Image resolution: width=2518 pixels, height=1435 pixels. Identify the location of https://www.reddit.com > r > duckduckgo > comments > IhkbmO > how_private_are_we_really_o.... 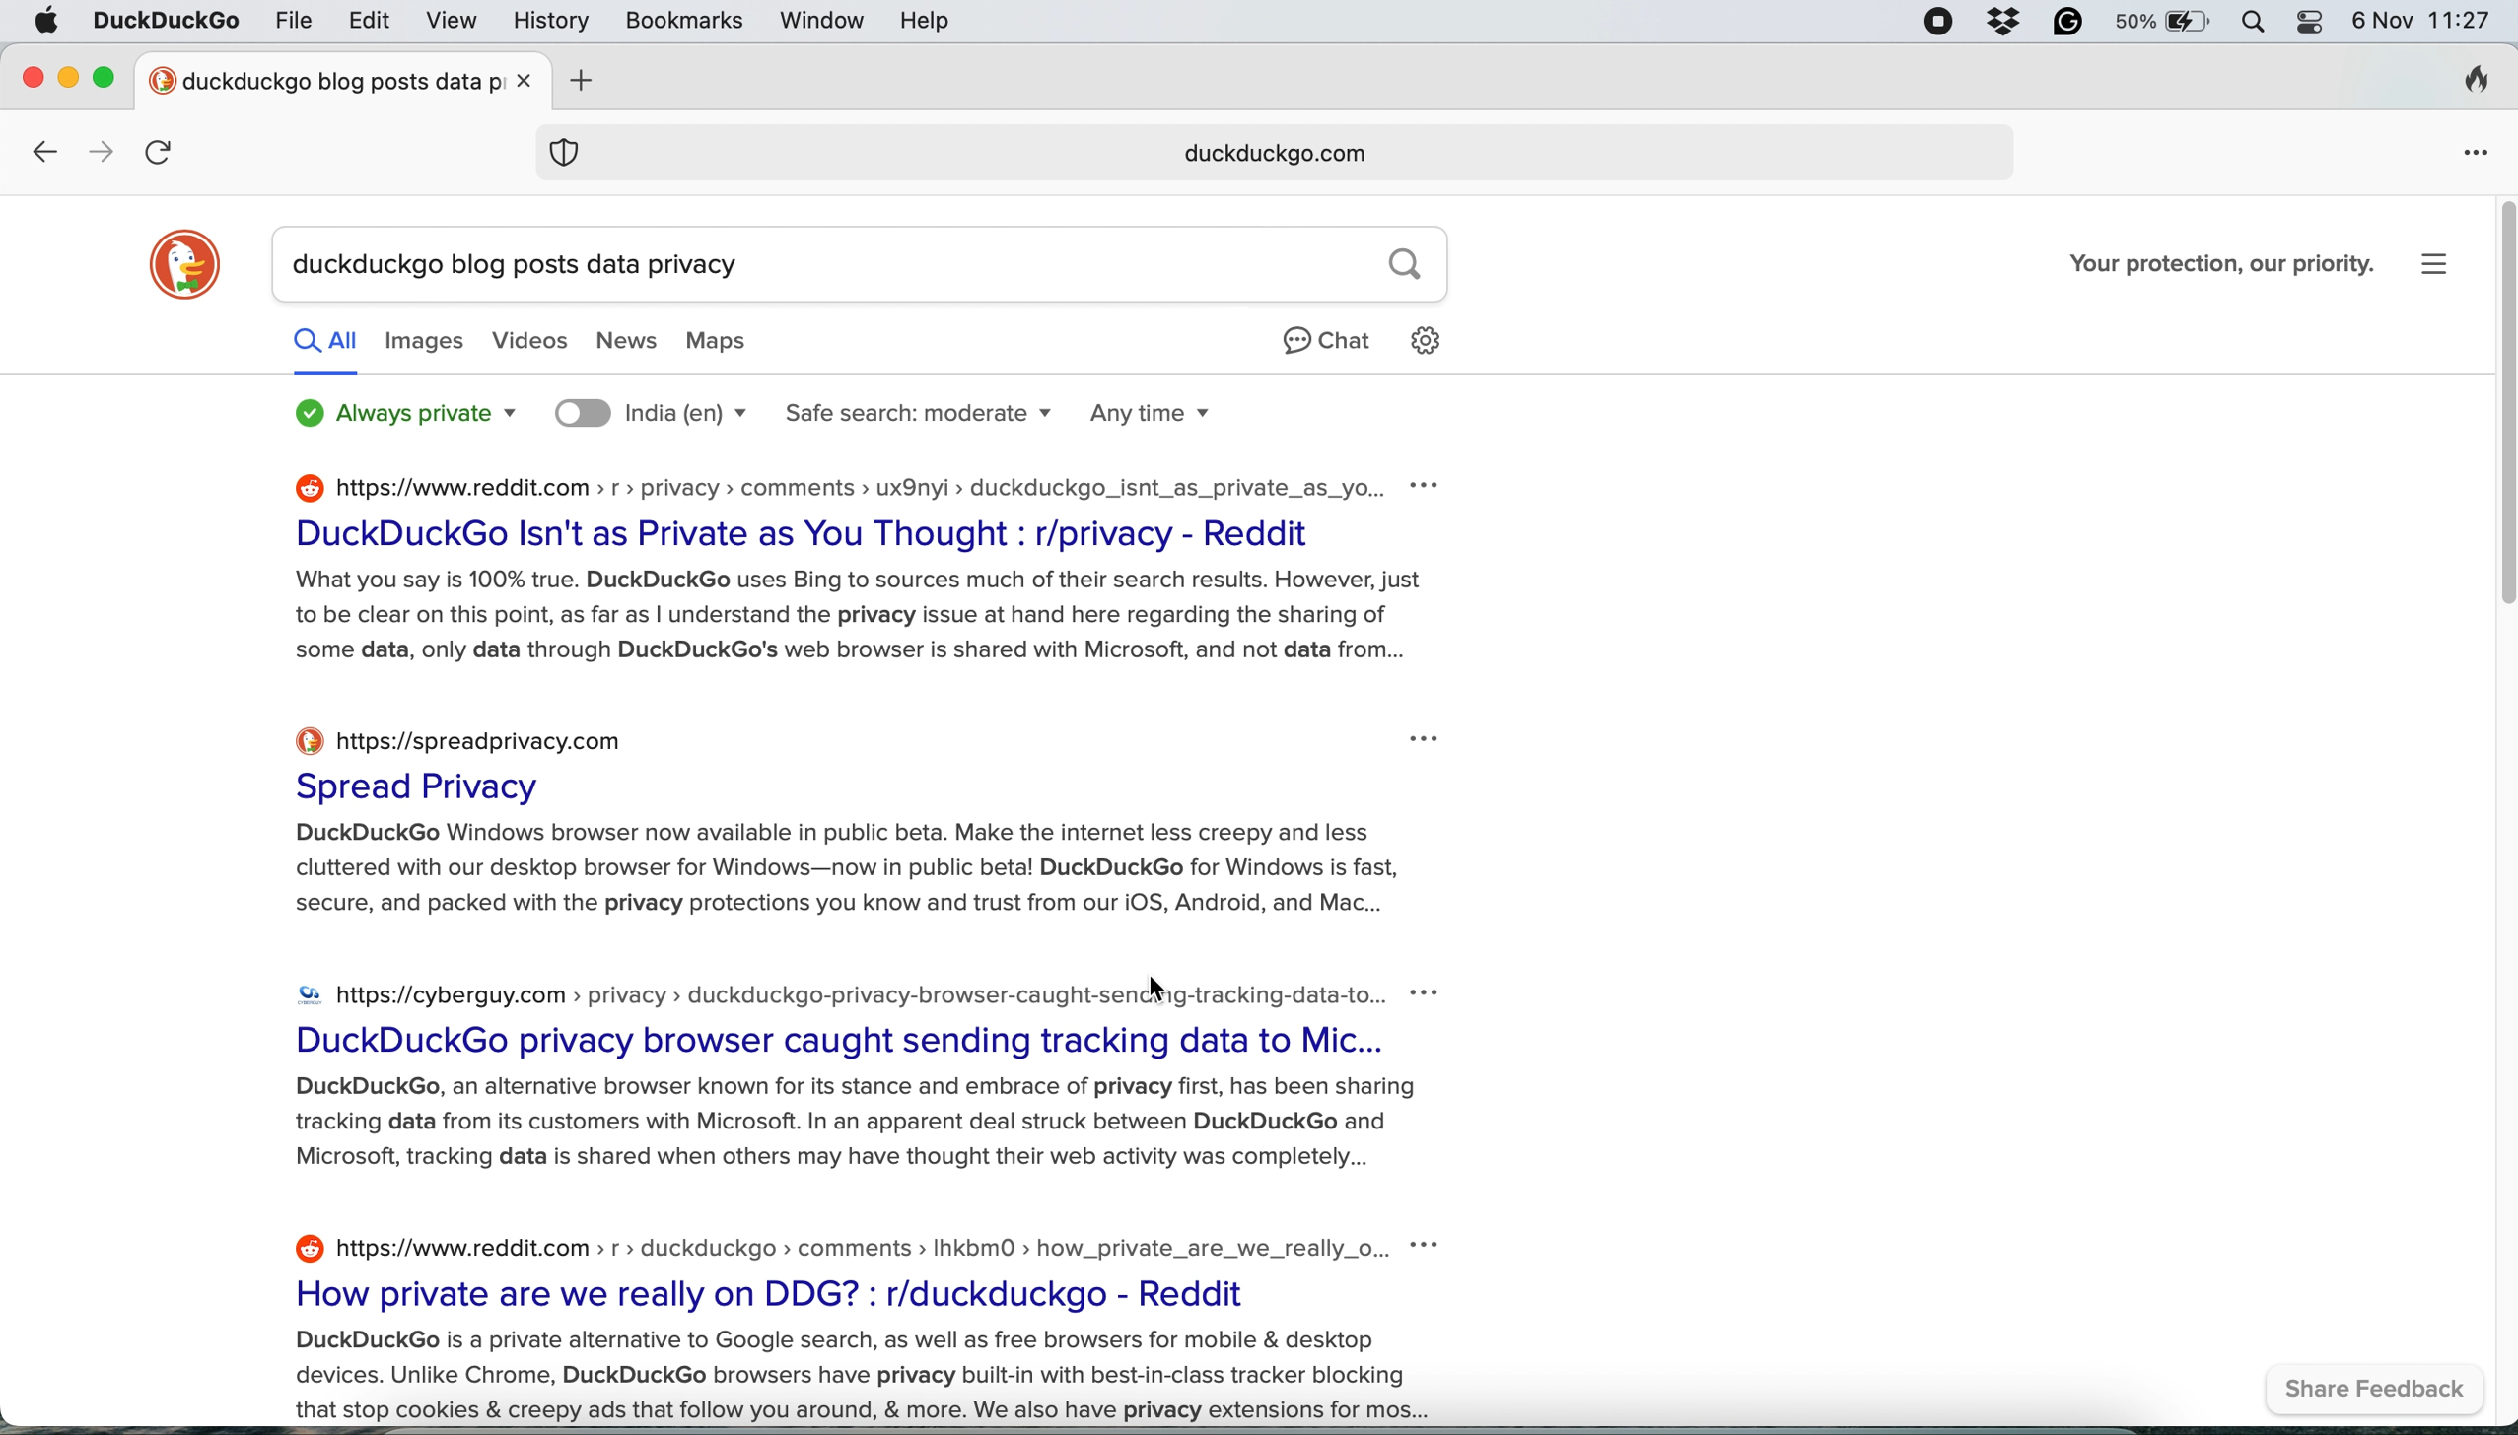
(819, 1246).